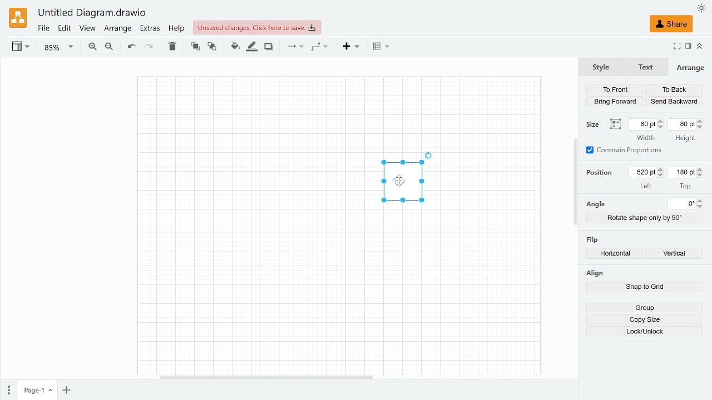  I want to click on Group, so click(644, 308).